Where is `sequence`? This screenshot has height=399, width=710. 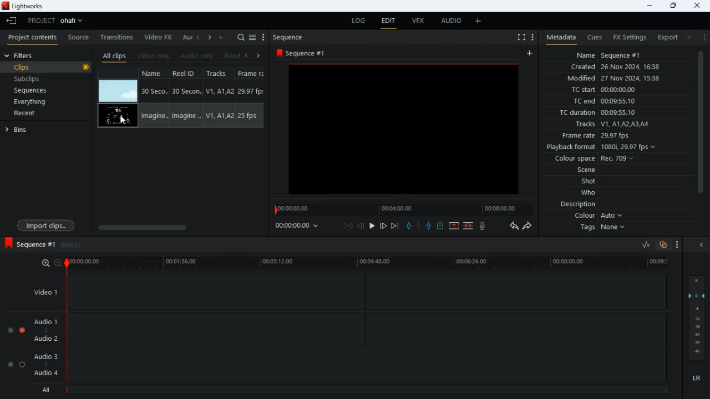 sequence is located at coordinates (290, 36).